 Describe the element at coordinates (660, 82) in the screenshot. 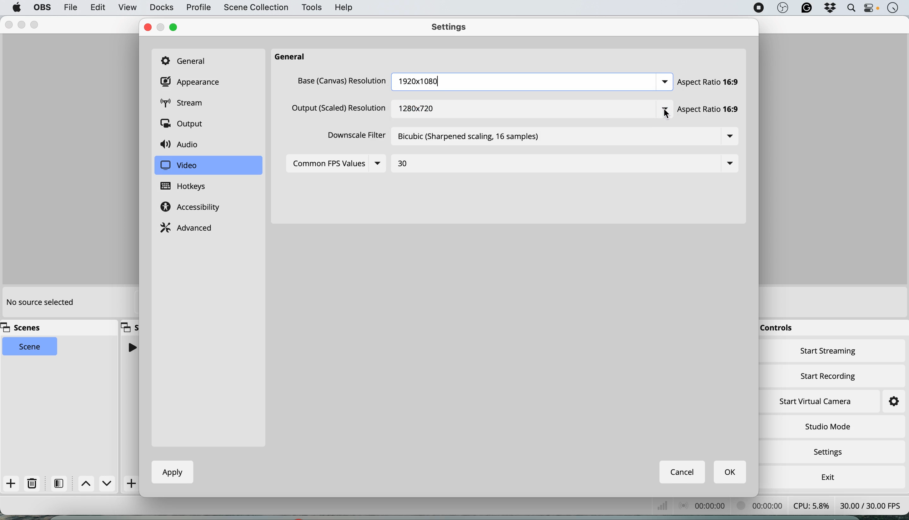

I see `List item` at that location.